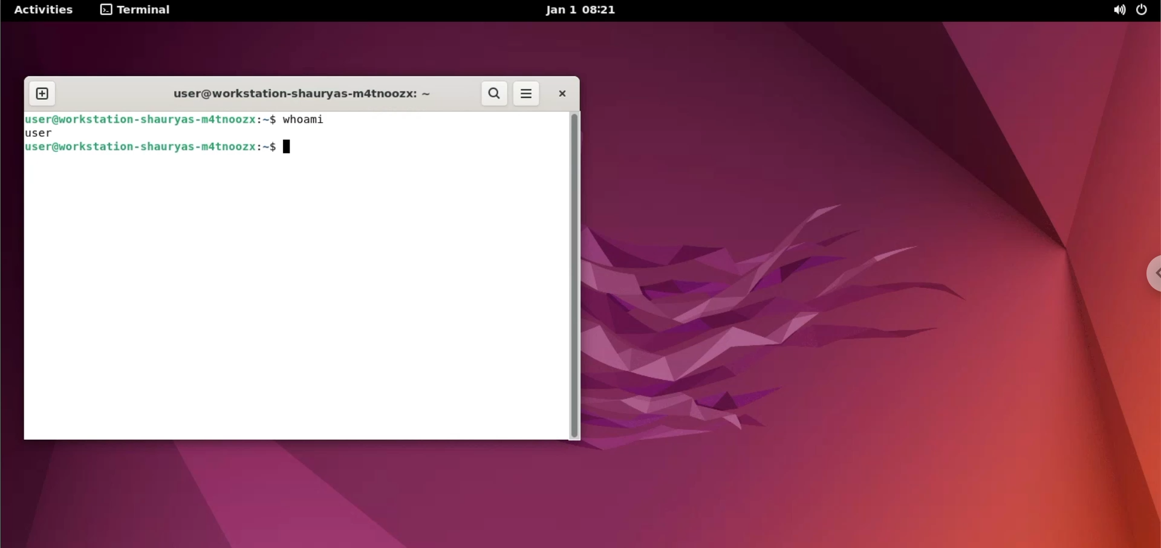 This screenshot has width=1161, height=548. Describe the element at coordinates (495, 94) in the screenshot. I see `search` at that location.